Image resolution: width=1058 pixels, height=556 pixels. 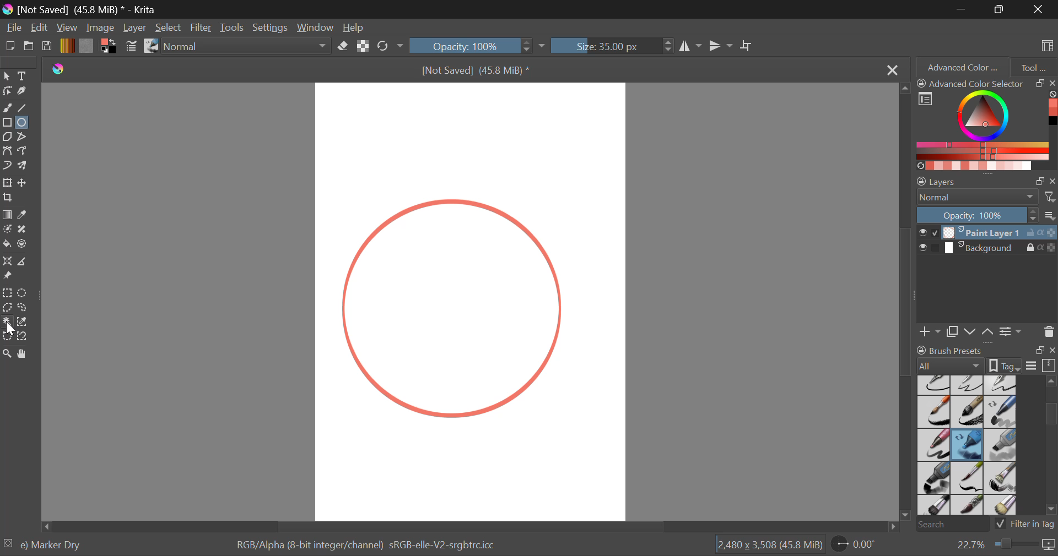 I want to click on Birstles-5 Plain, so click(x=1003, y=506).